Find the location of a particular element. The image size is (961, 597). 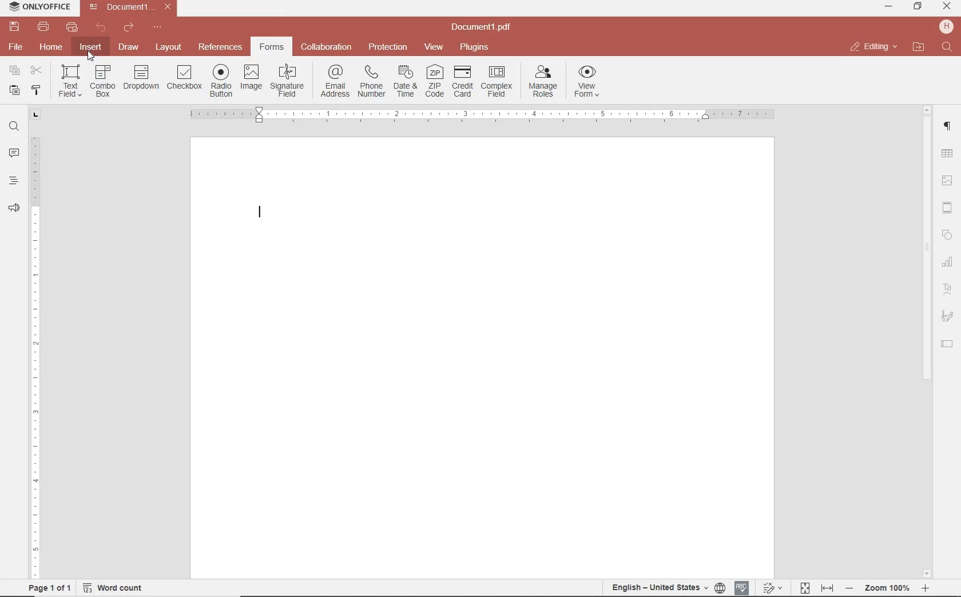

fit to page and width is located at coordinates (815, 588).